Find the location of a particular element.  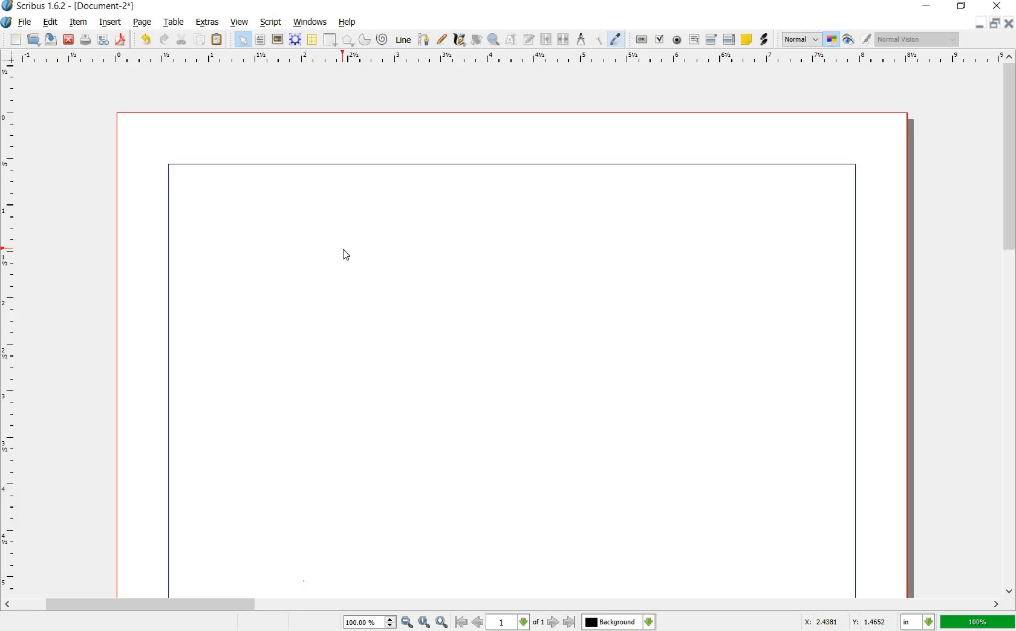

ROTATE ITEM is located at coordinates (477, 38).